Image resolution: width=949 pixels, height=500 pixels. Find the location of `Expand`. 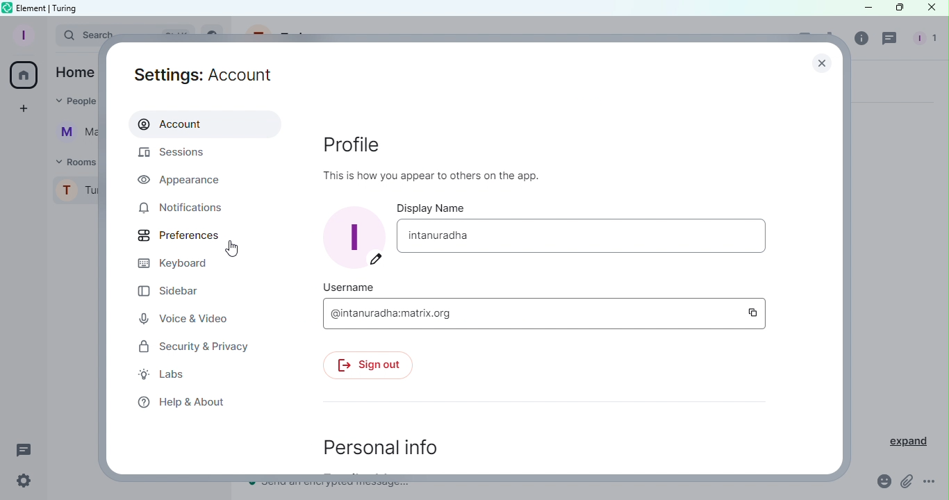

Expand is located at coordinates (900, 439).